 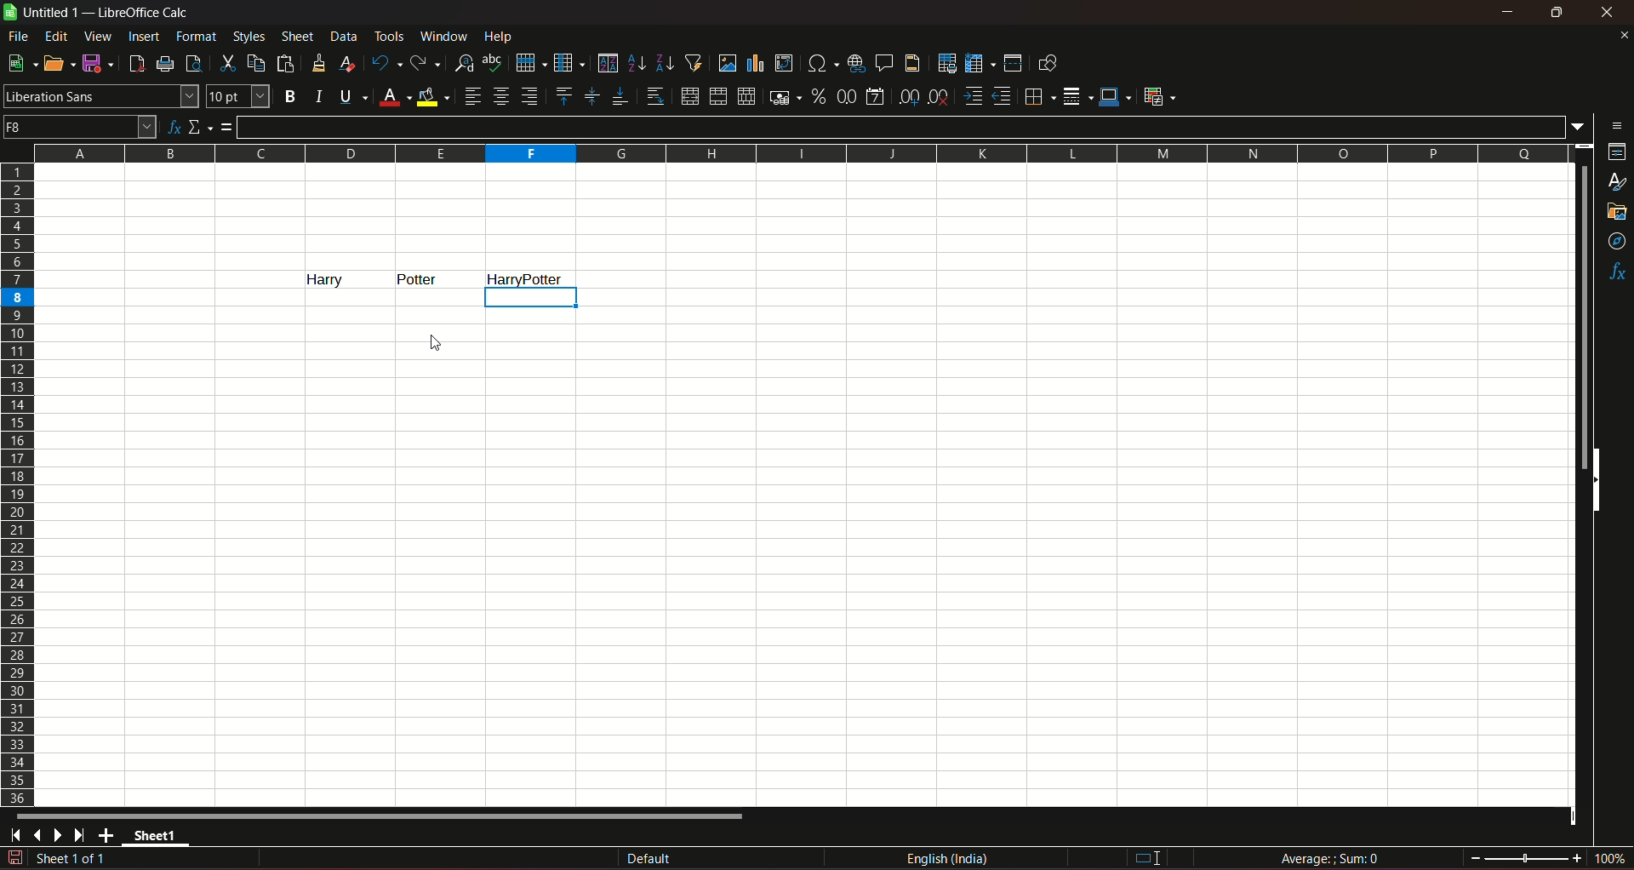 What do you see at coordinates (1607, 13) in the screenshot?
I see `close` at bounding box center [1607, 13].